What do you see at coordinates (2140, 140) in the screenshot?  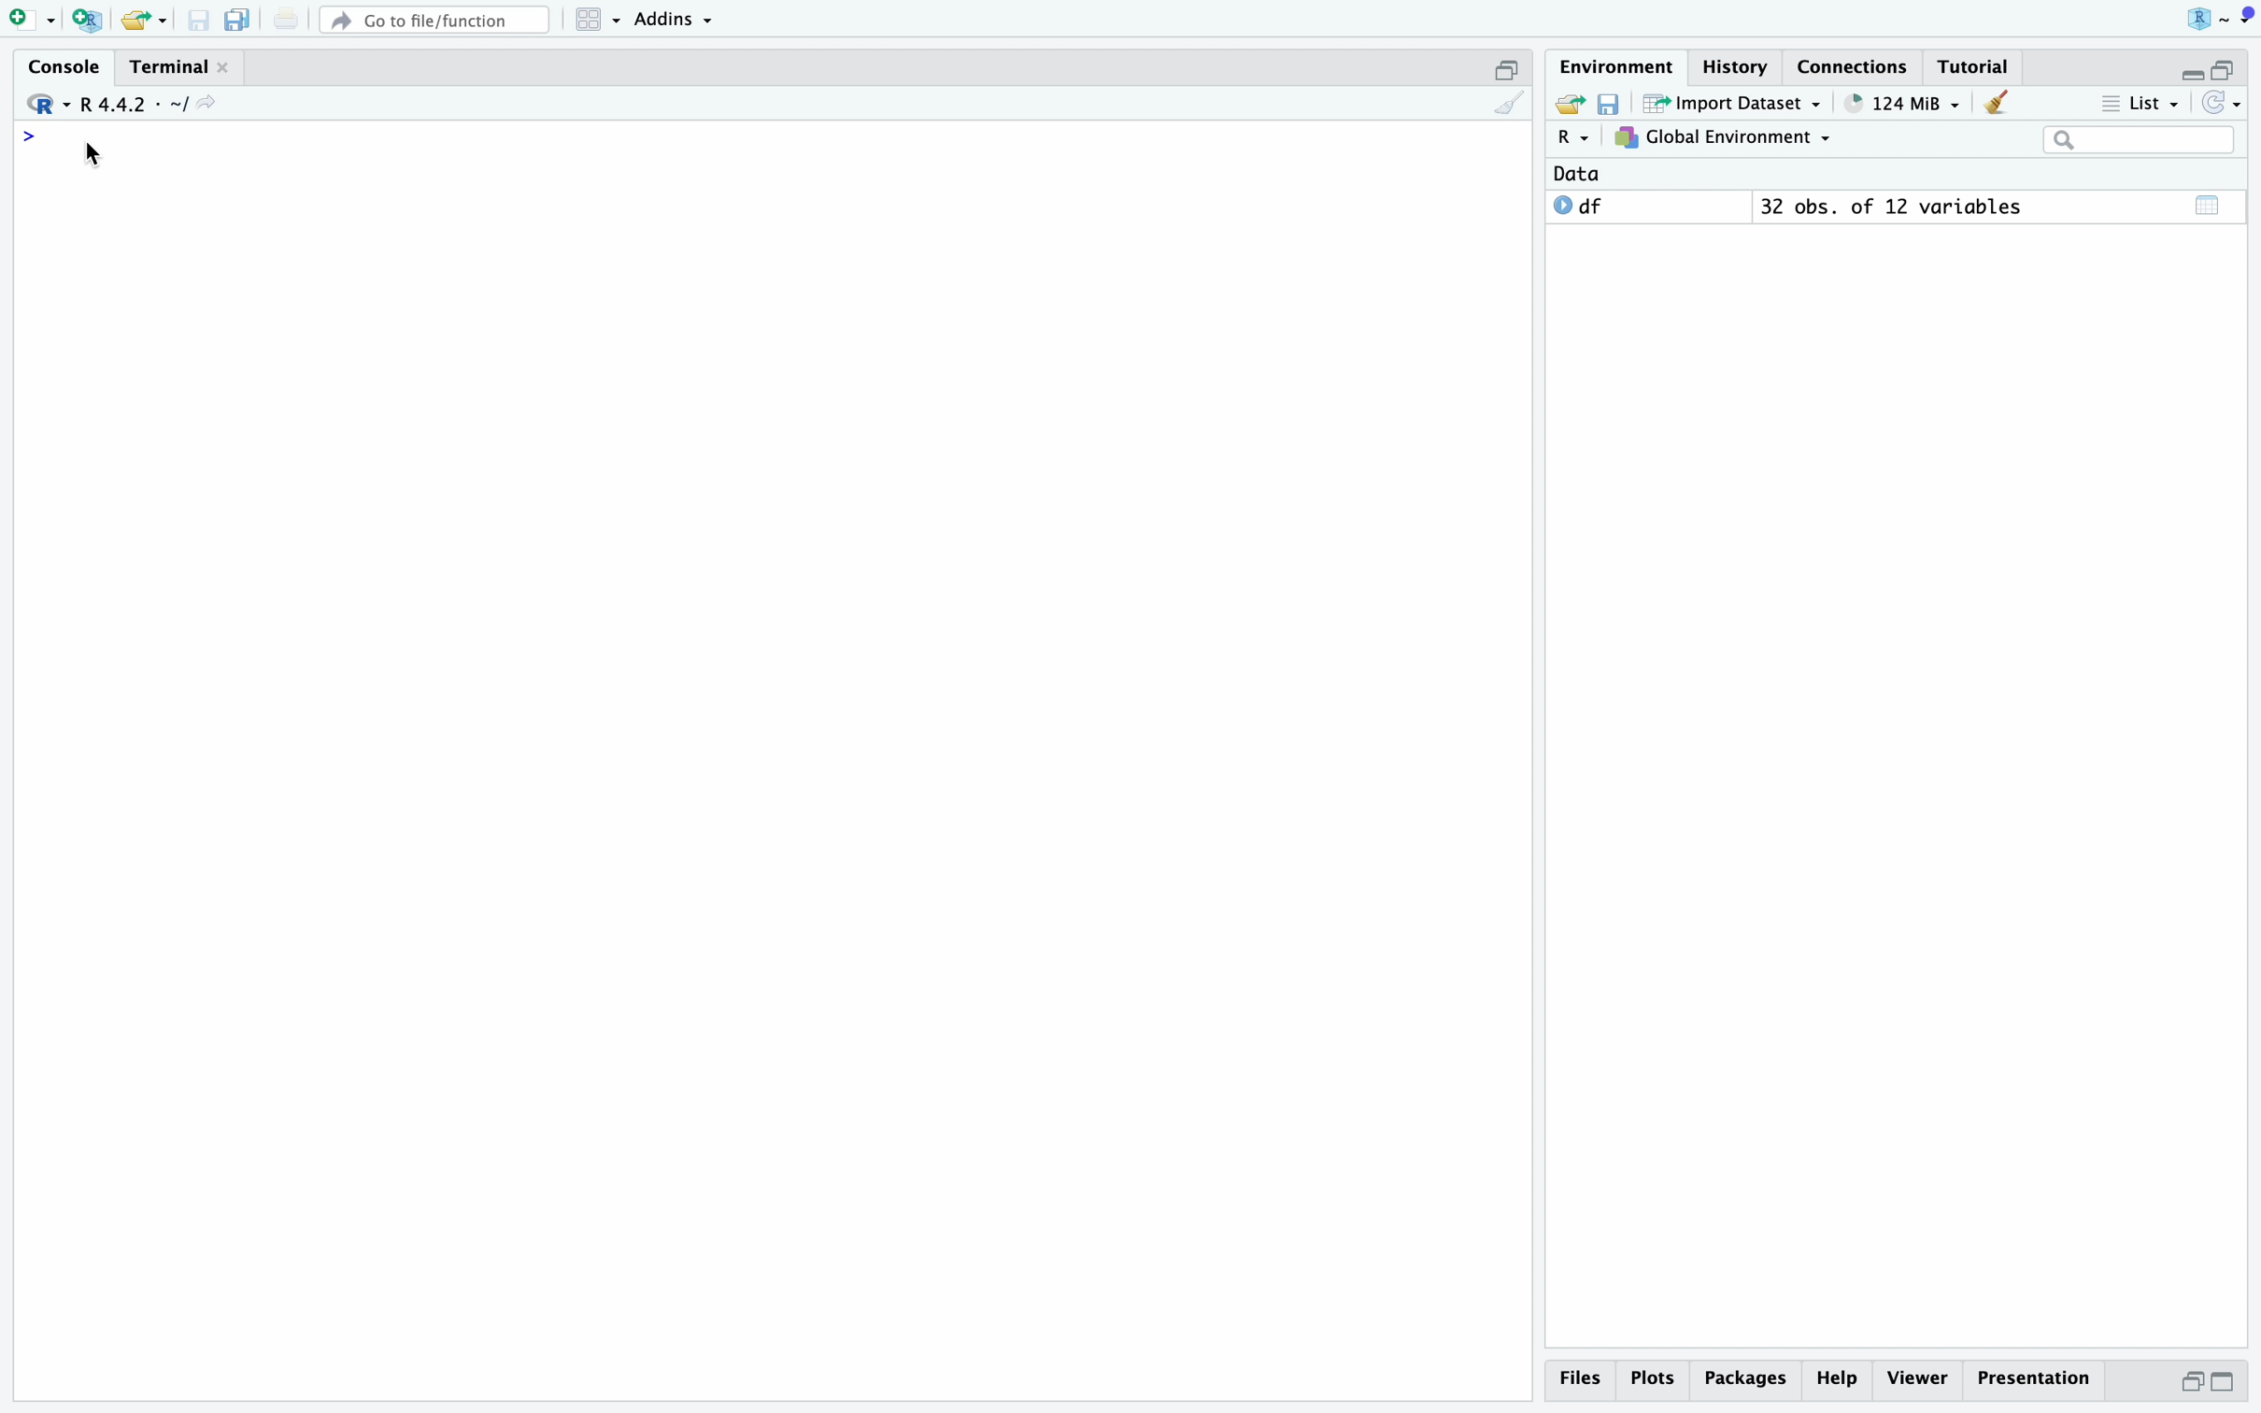 I see `search box` at bounding box center [2140, 140].